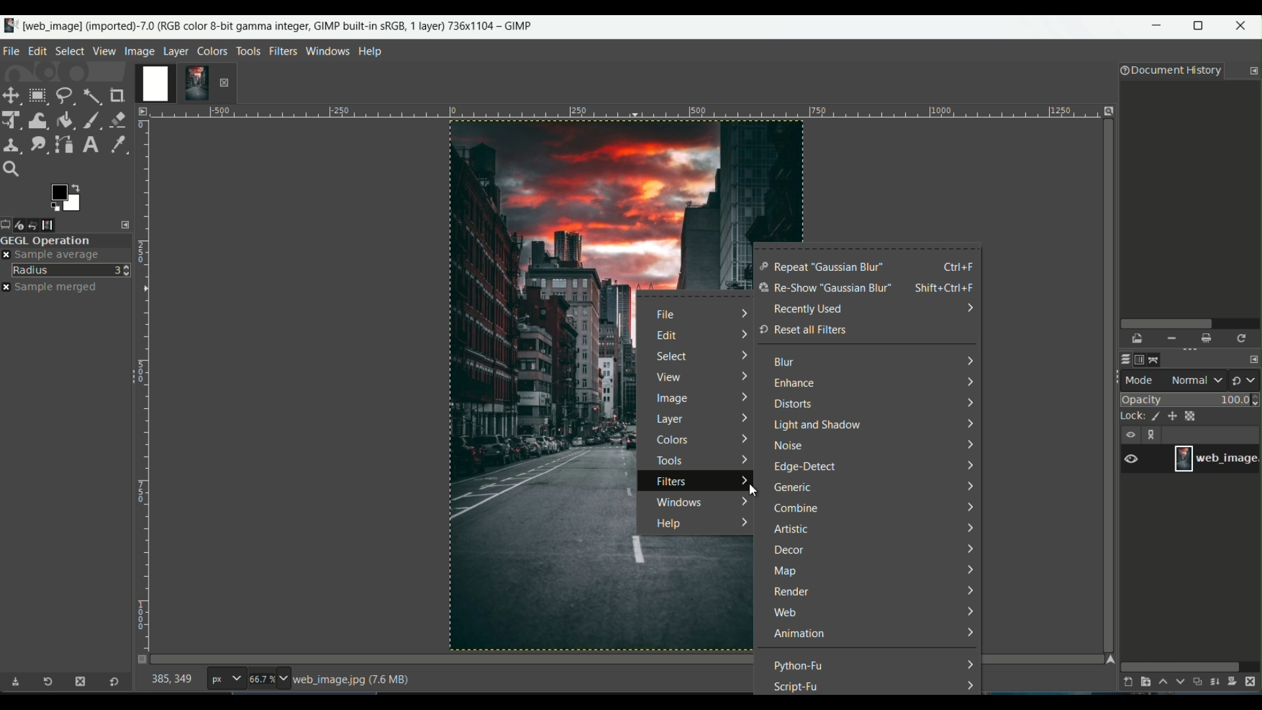  Describe the element at coordinates (822, 268) in the screenshot. I see `repeat` at that location.